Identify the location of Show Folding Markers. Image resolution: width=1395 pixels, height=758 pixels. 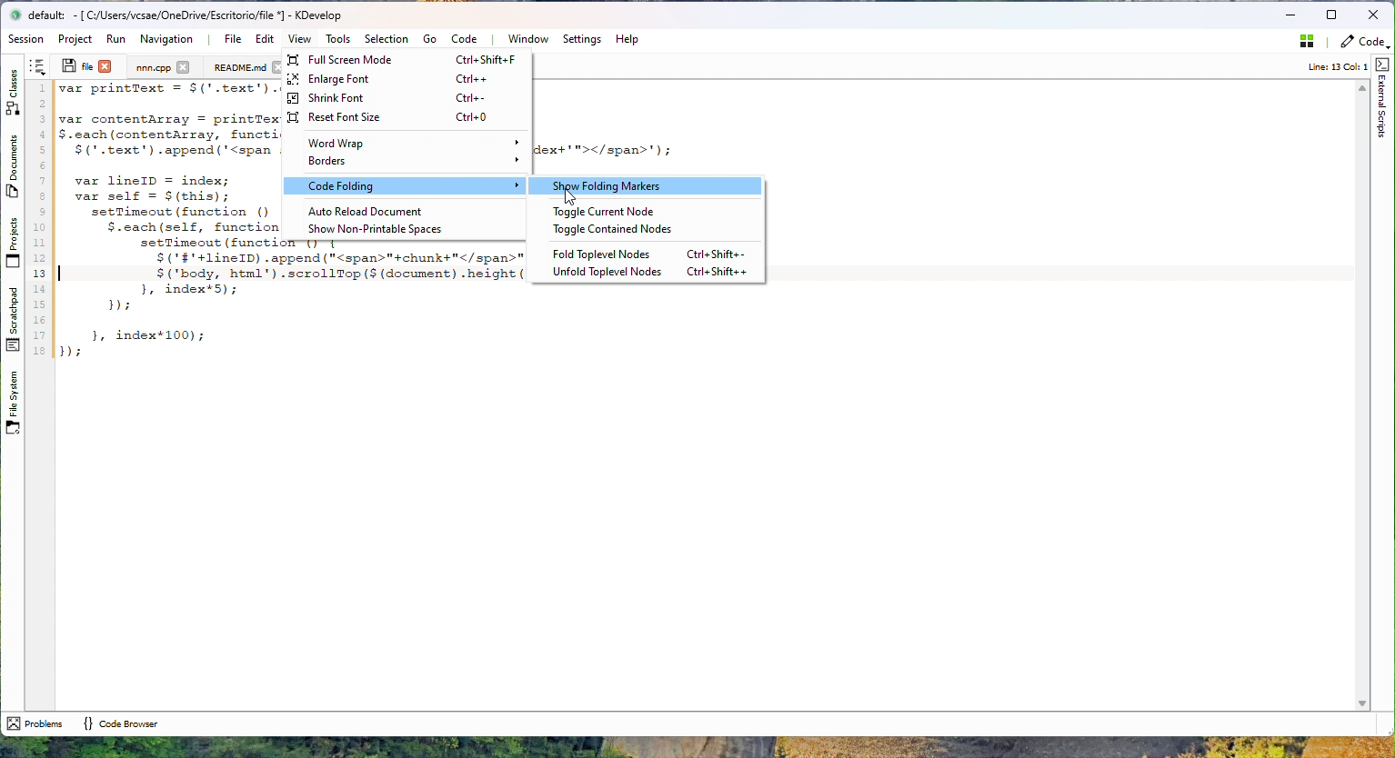
(647, 185).